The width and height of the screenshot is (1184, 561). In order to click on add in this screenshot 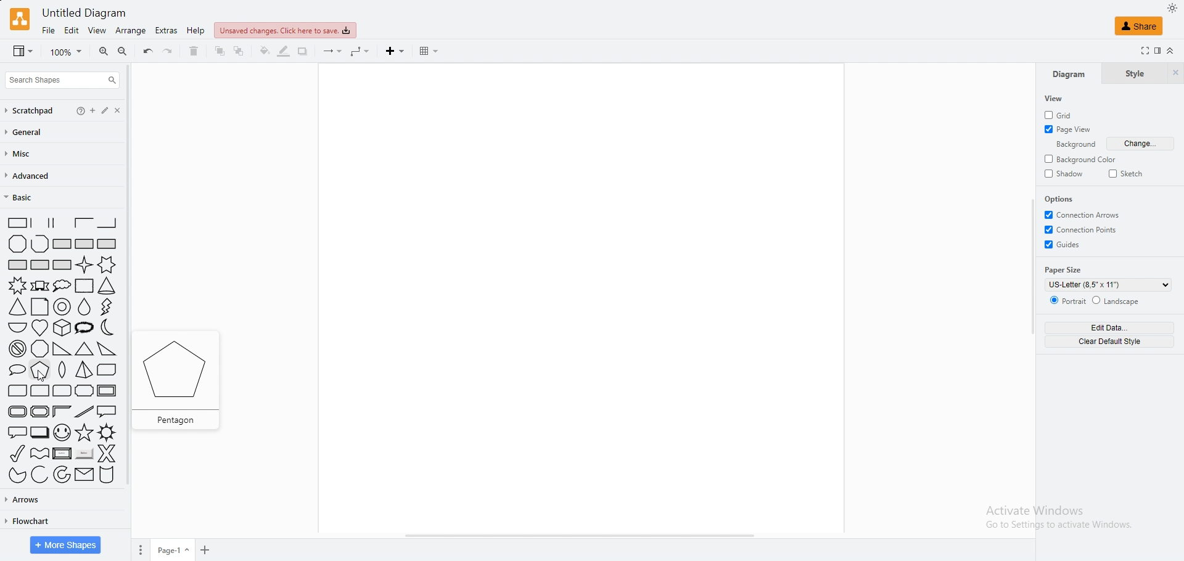, I will do `click(97, 110)`.